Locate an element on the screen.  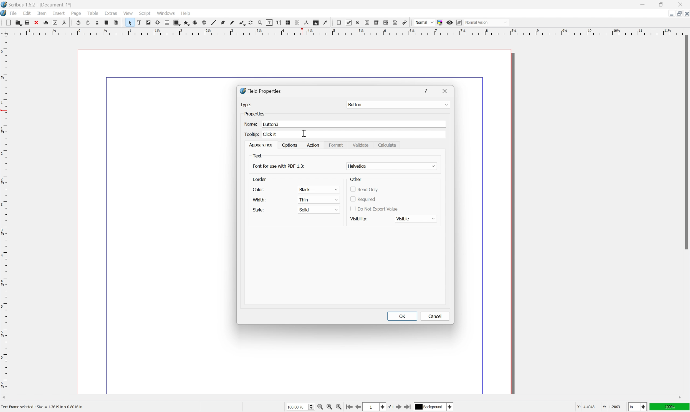
paste is located at coordinates (116, 23).